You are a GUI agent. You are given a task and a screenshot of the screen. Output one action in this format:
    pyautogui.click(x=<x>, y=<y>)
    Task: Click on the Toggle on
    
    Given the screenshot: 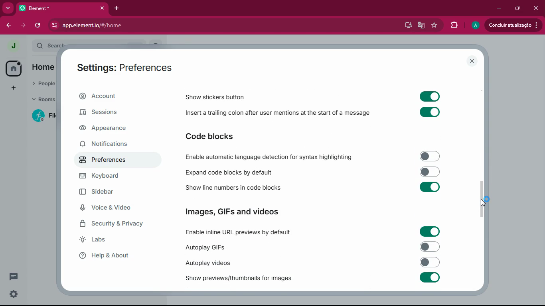 What is the action you would take?
    pyautogui.click(x=430, y=112)
    